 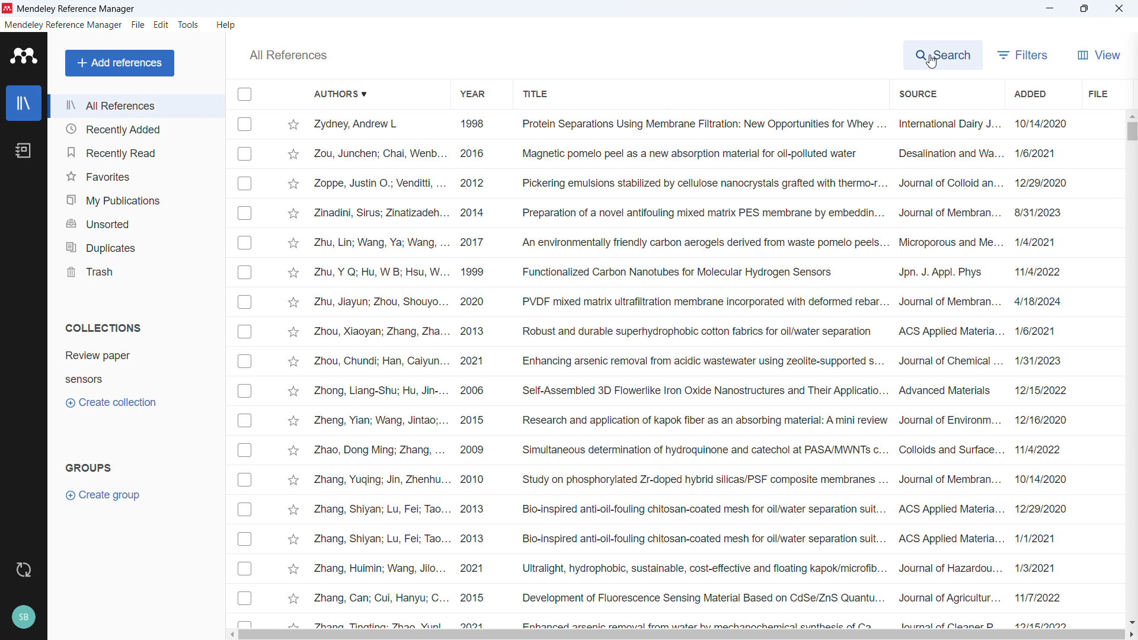 I want to click on year of publication of individual entries , so click(x=472, y=372).